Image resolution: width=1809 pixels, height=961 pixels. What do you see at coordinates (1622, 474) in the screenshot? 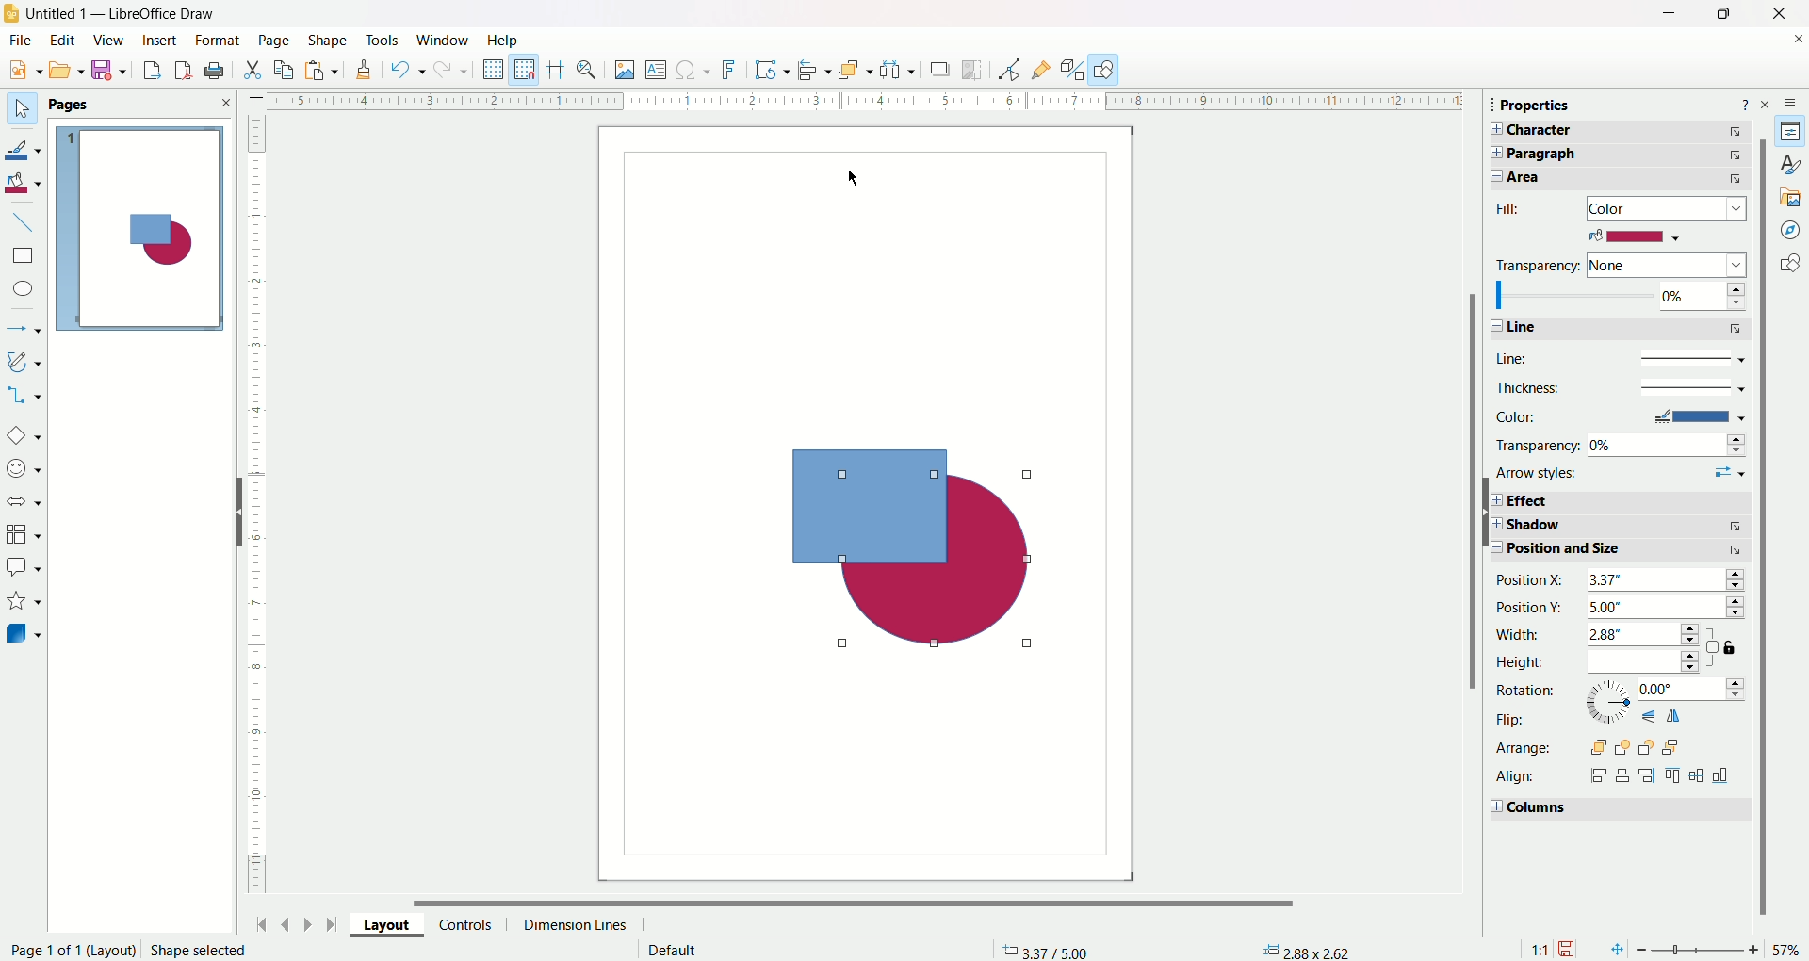
I see `arrow style` at bounding box center [1622, 474].